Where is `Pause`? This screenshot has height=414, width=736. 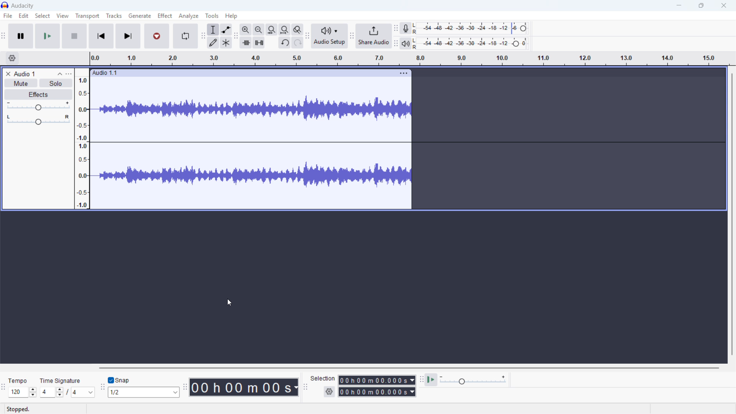 Pause is located at coordinates (21, 36).